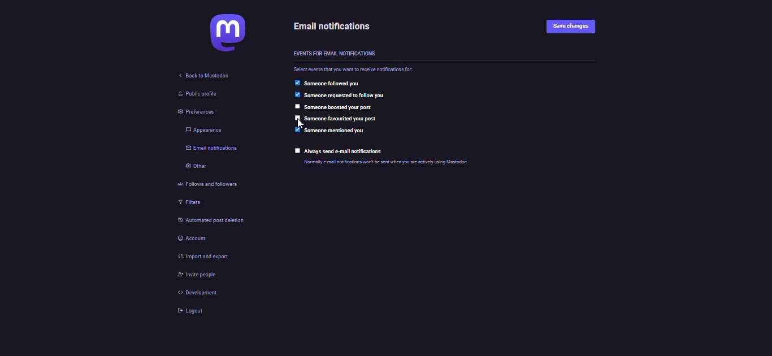 The width and height of the screenshot is (772, 356). Describe the element at coordinates (189, 237) in the screenshot. I see `account` at that location.